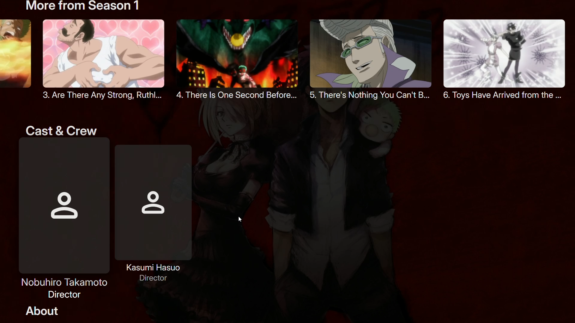  I want to click on There is one second before, so click(239, 60).